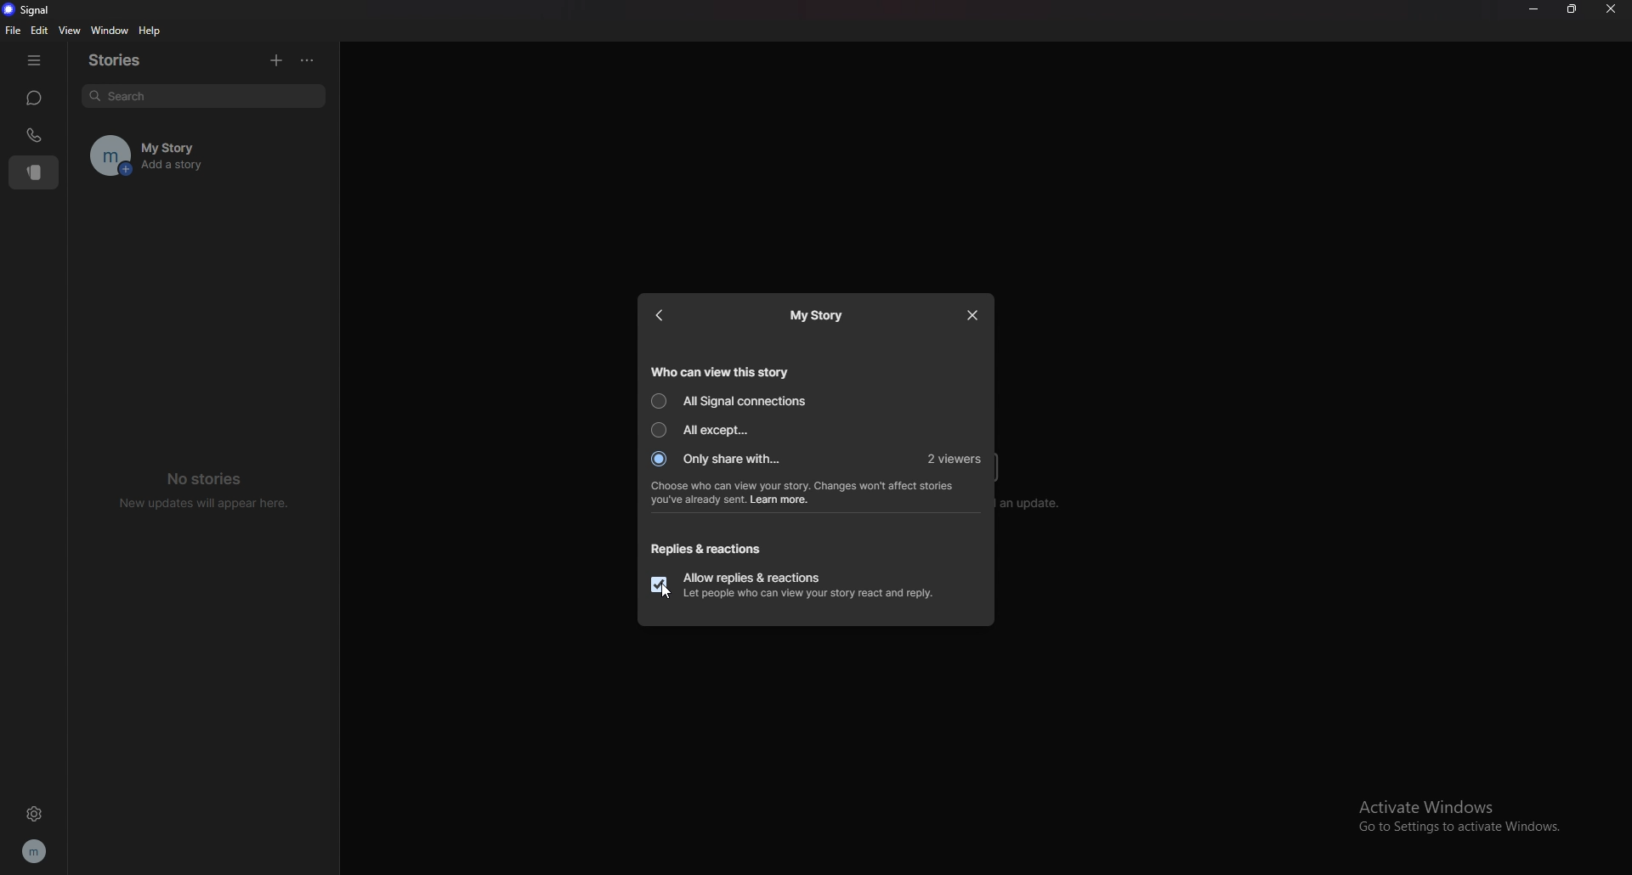 The image size is (1632, 875). What do you see at coordinates (211, 477) in the screenshot?
I see `No stories` at bounding box center [211, 477].